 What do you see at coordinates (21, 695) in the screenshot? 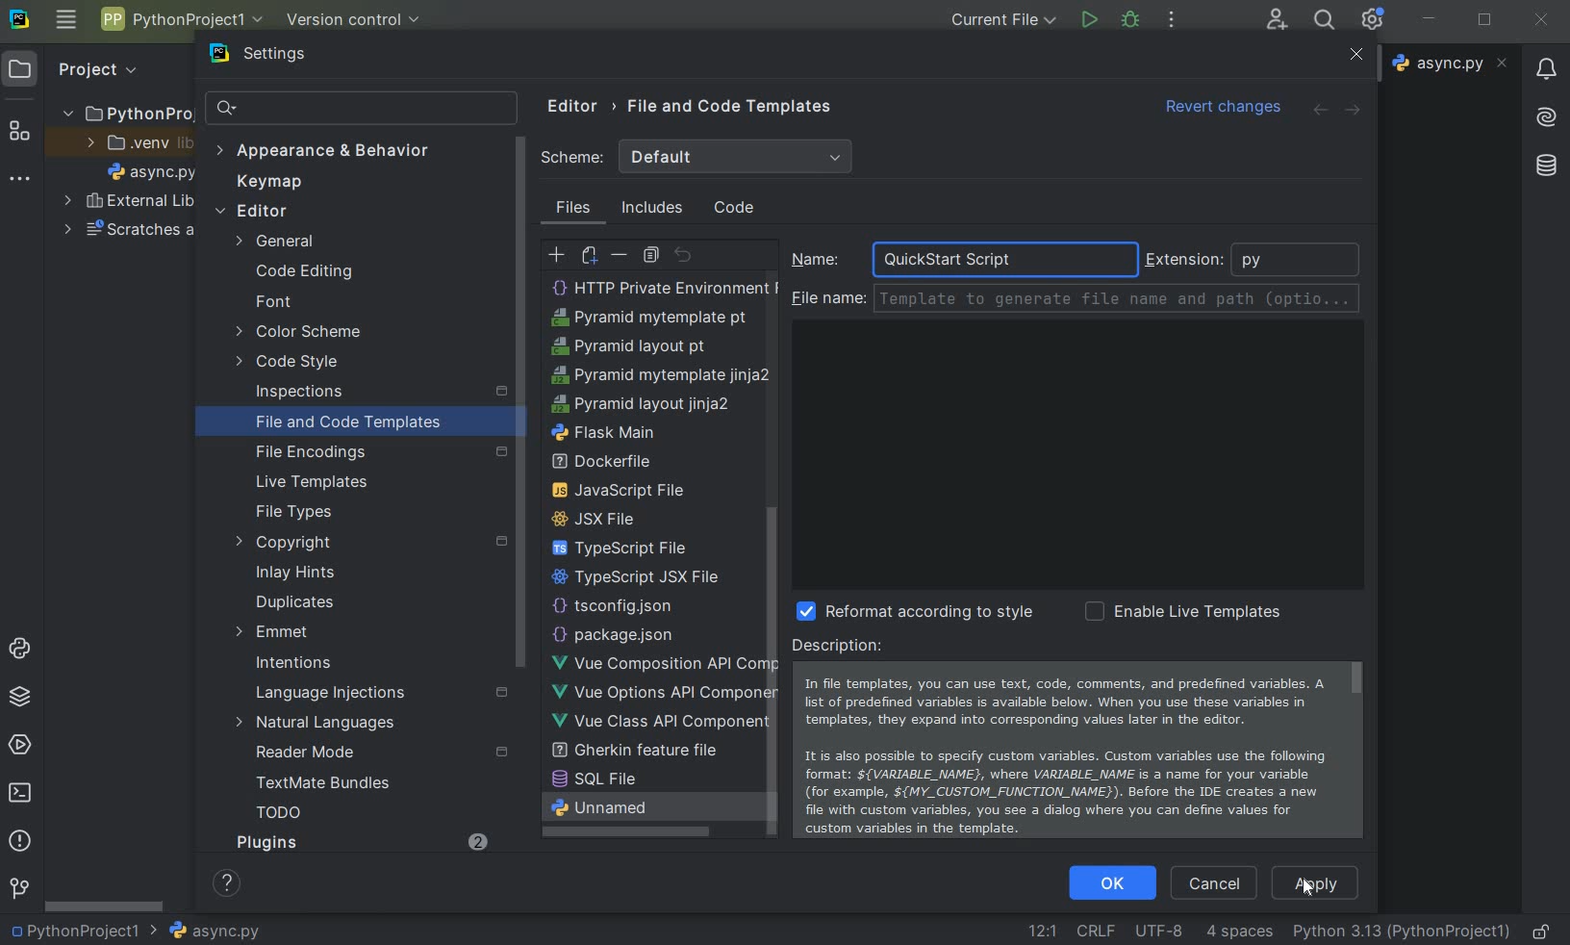
I see `python packages` at bounding box center [21, 695].